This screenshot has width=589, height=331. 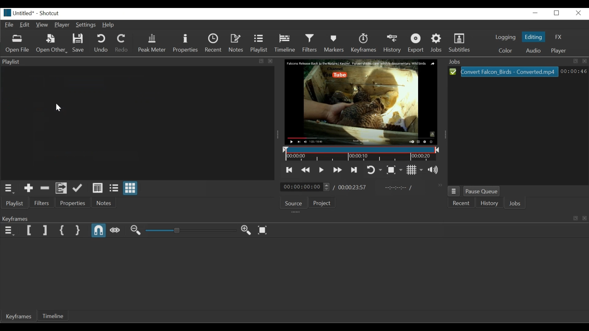 What do you see at coordinates (78, 43) in the screenshot?
I see `Save` at bounding box center [78, 43].